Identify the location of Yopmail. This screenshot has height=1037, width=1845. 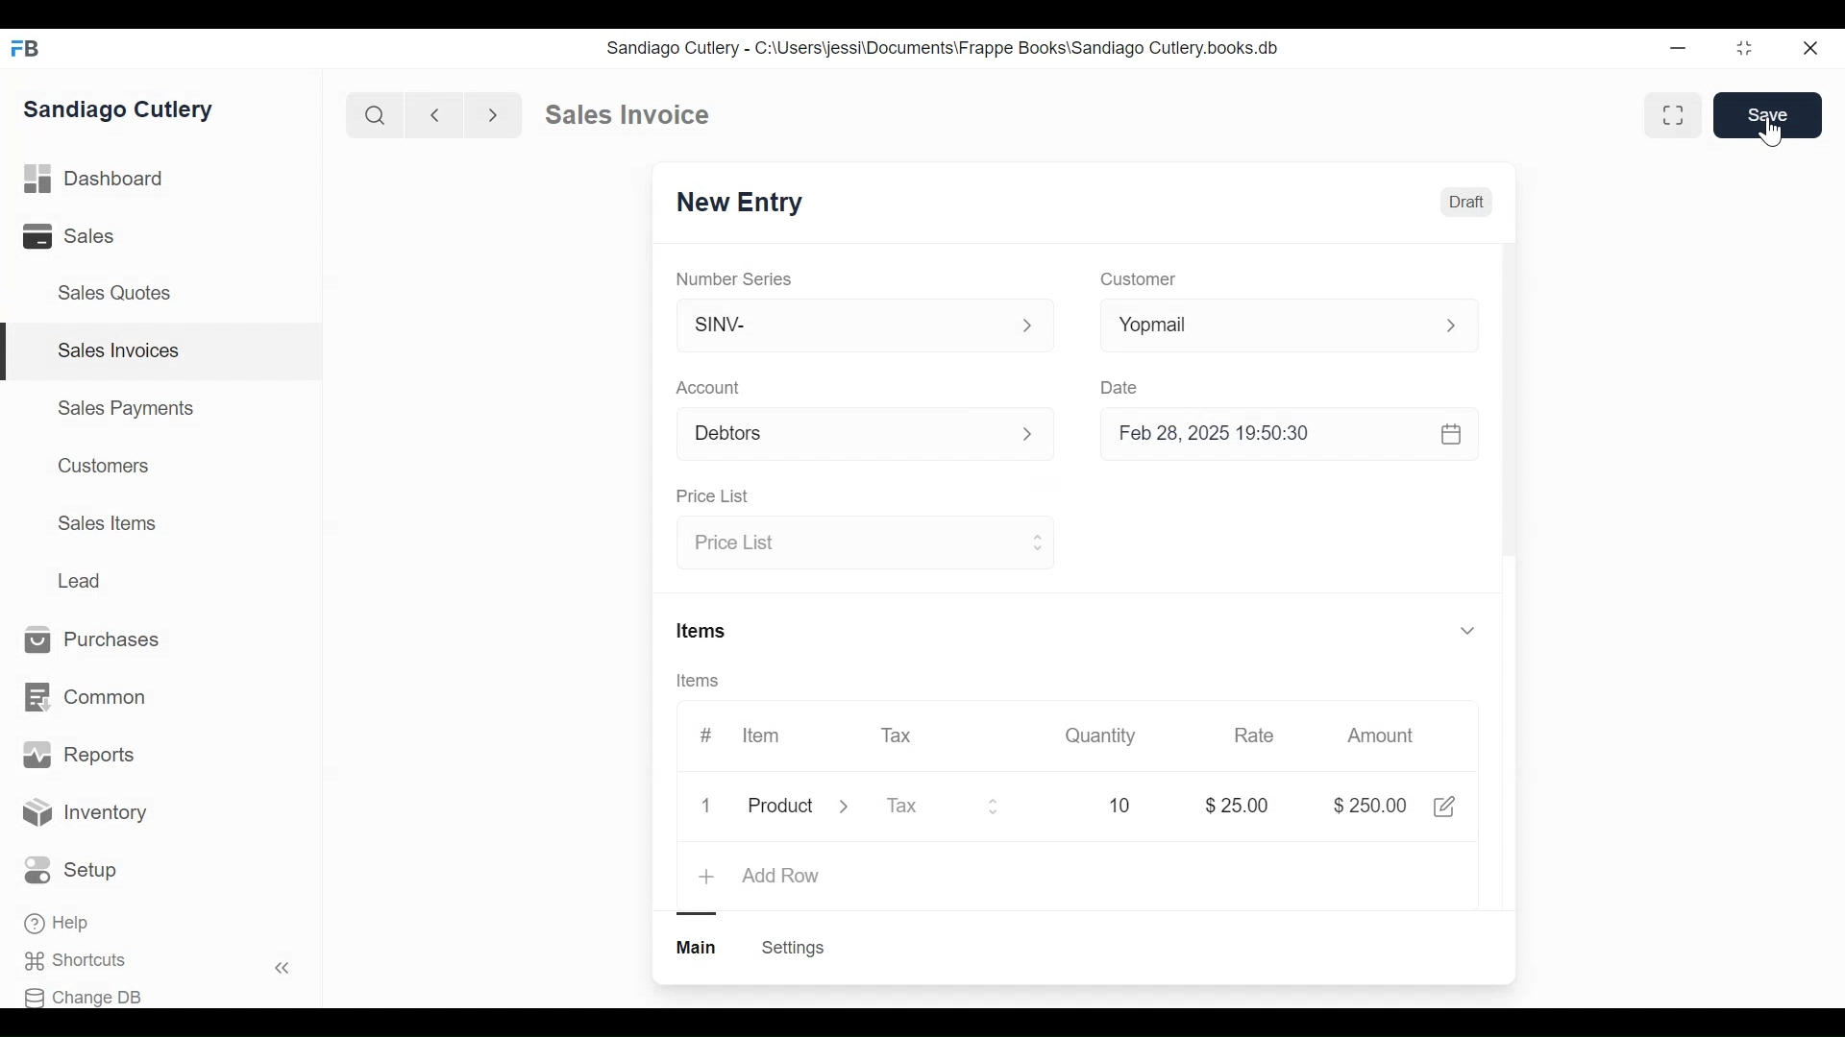
(1290, 325).